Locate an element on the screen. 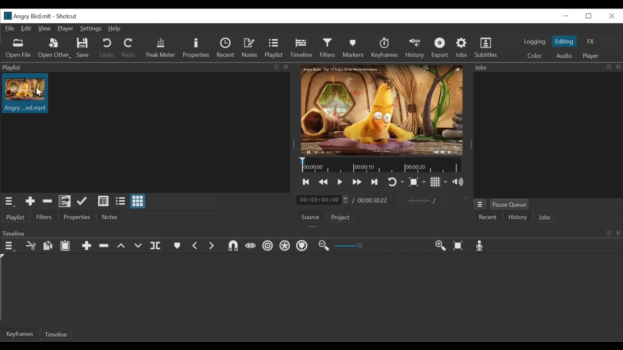  Ripple markers is located at coordinates (303, 246).